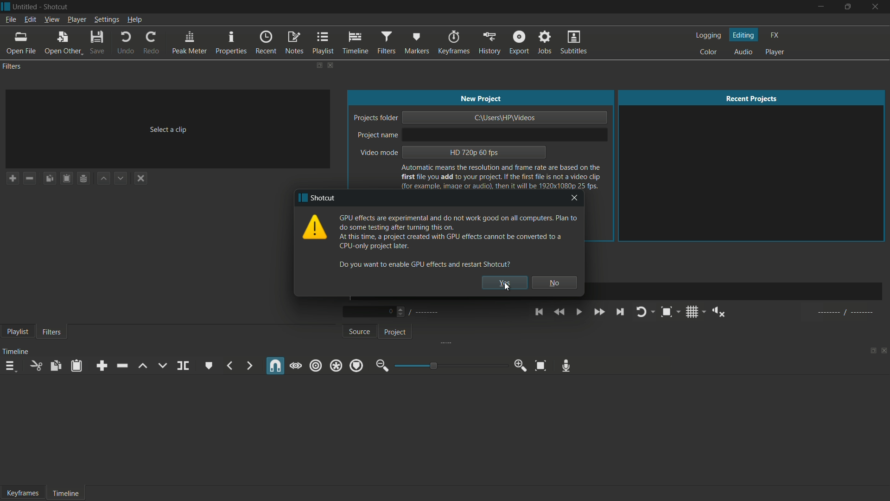 This screenshot has width=890, height=501. I want to click on audio, so click(745, 52).